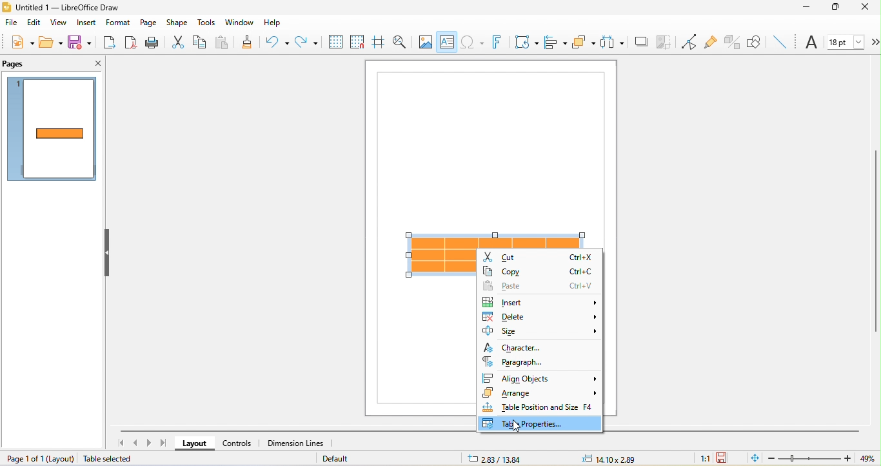  I want to click on close, so click(97, 63).